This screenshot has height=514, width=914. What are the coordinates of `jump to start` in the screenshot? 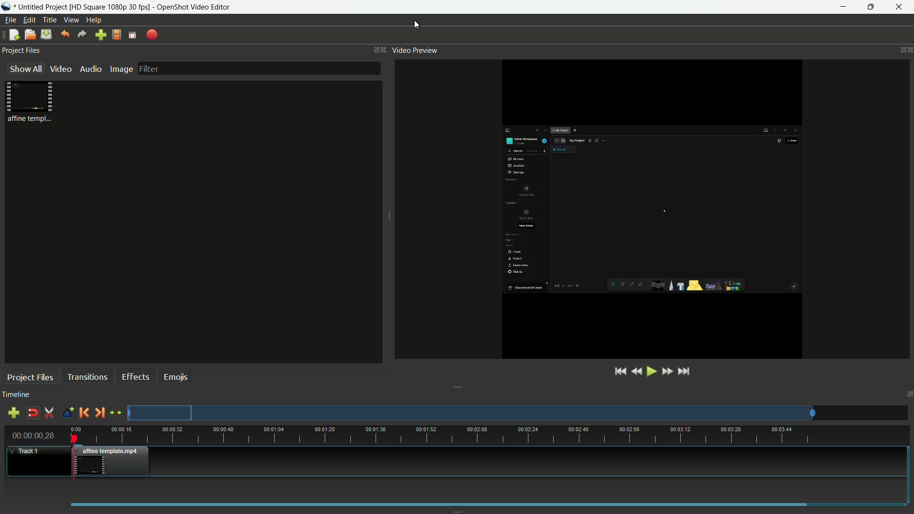 It's located at (621, 372).